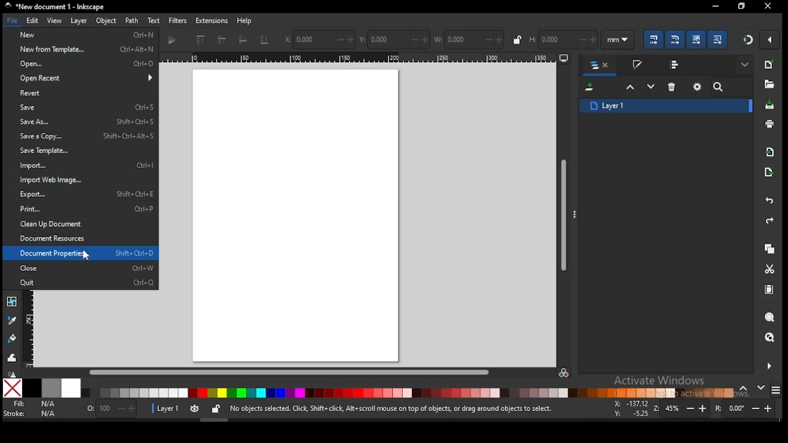 The height and width of the screenshot is (443, 788). I want to click on layer, so click(79, 21).